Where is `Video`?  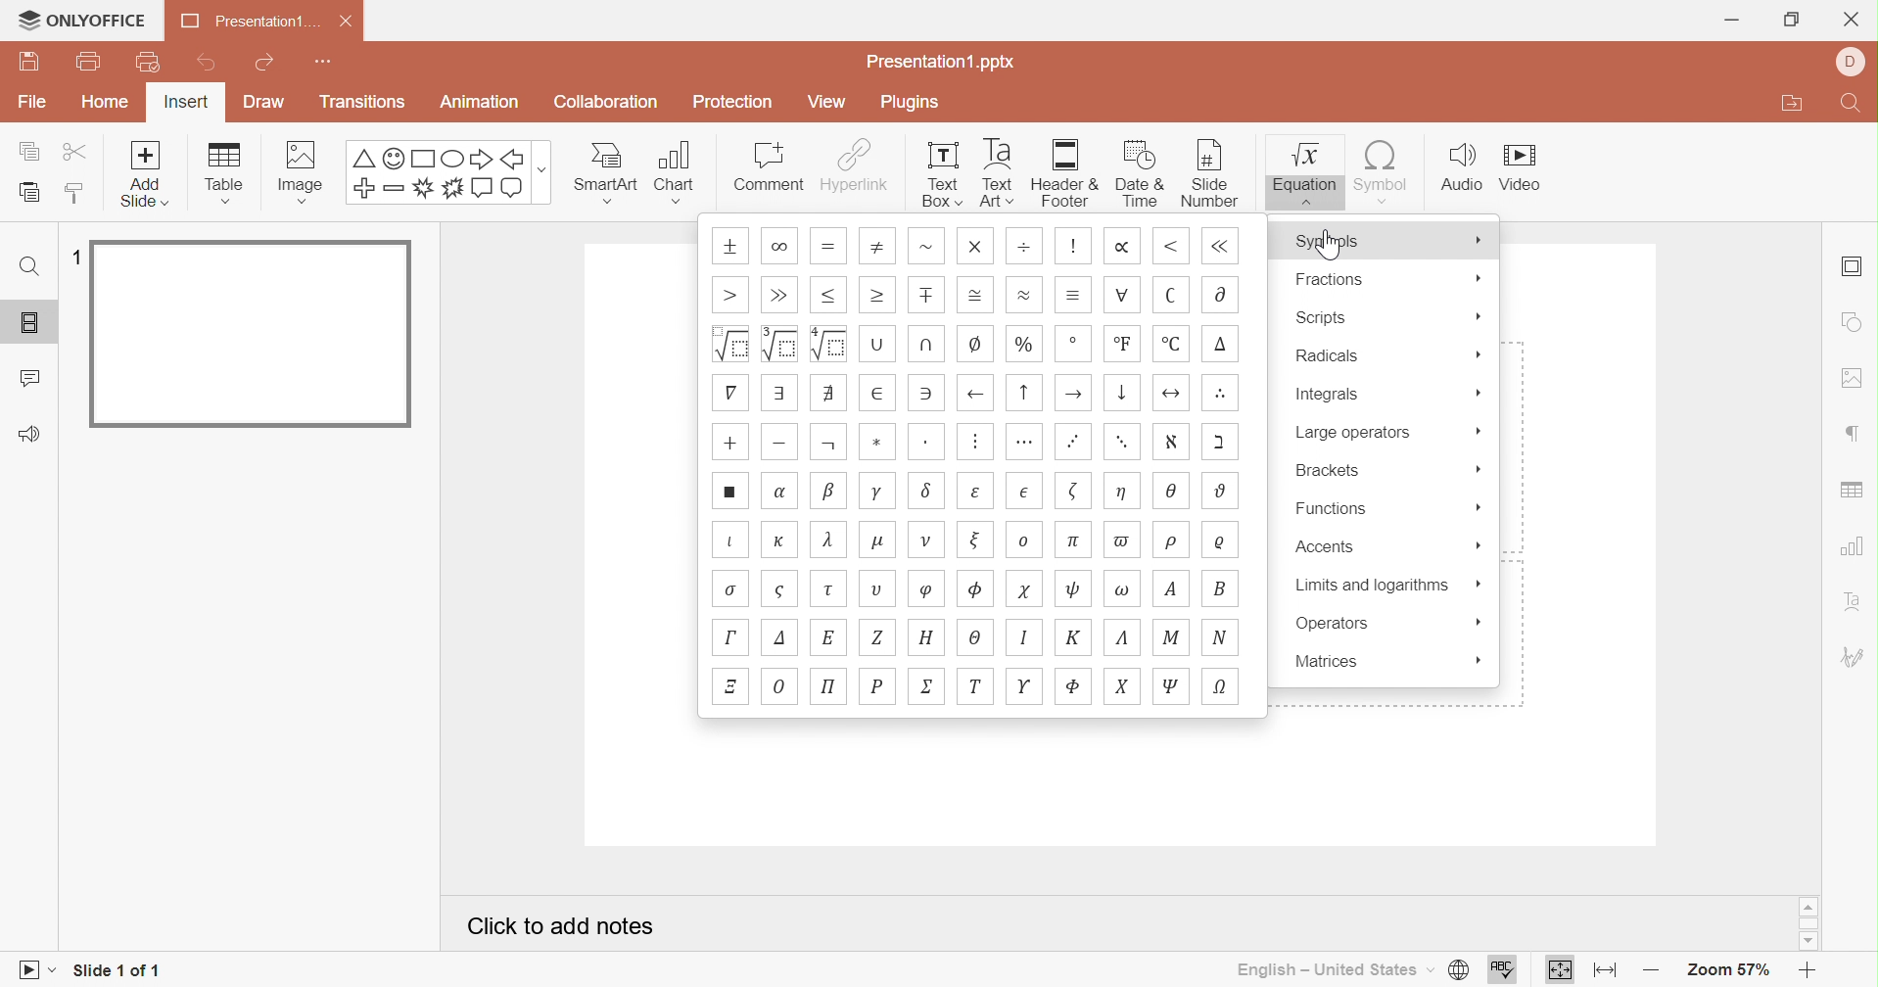 Video is located at coordinates (1526, 165).